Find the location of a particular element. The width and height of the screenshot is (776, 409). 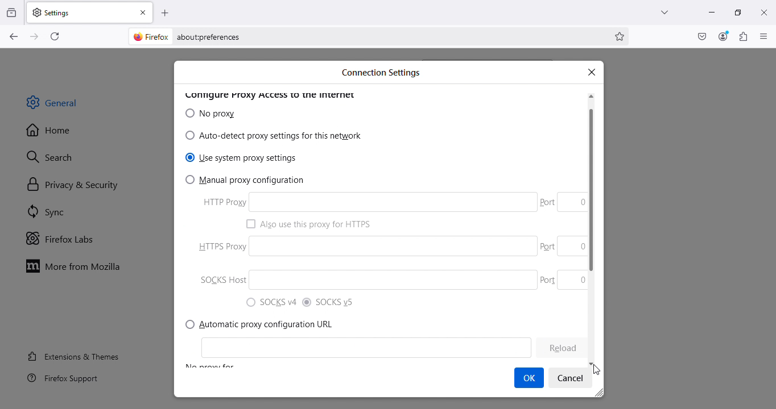

firefox logo is located at coordinates (148, 36).